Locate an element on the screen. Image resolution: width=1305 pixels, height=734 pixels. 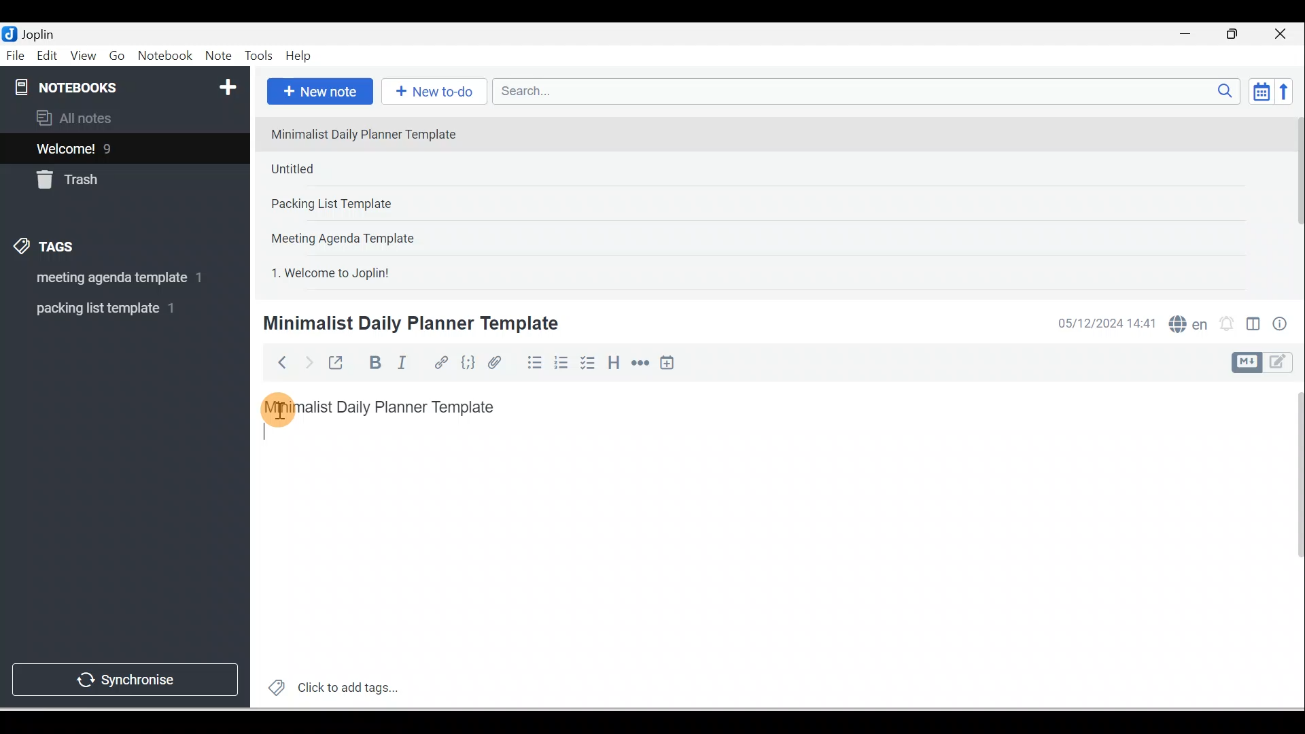
Cursor is located at coordinates (279, 408).